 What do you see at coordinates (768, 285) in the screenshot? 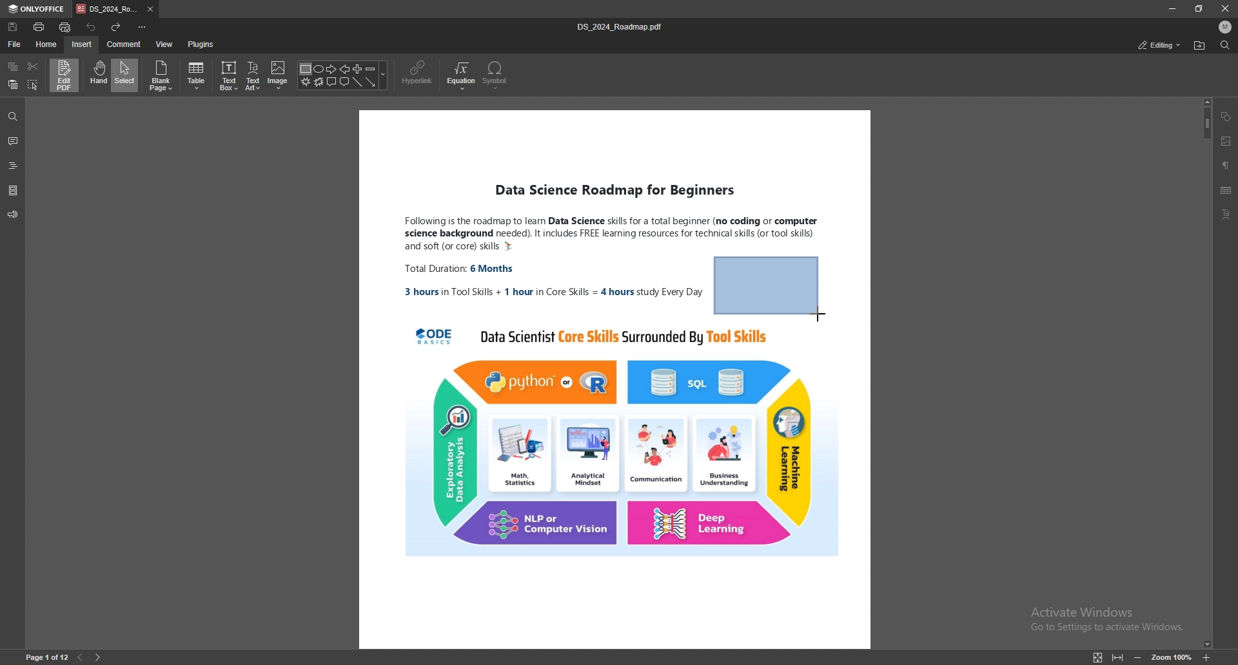
I see `rectangle` at bounding box center [768, 285].